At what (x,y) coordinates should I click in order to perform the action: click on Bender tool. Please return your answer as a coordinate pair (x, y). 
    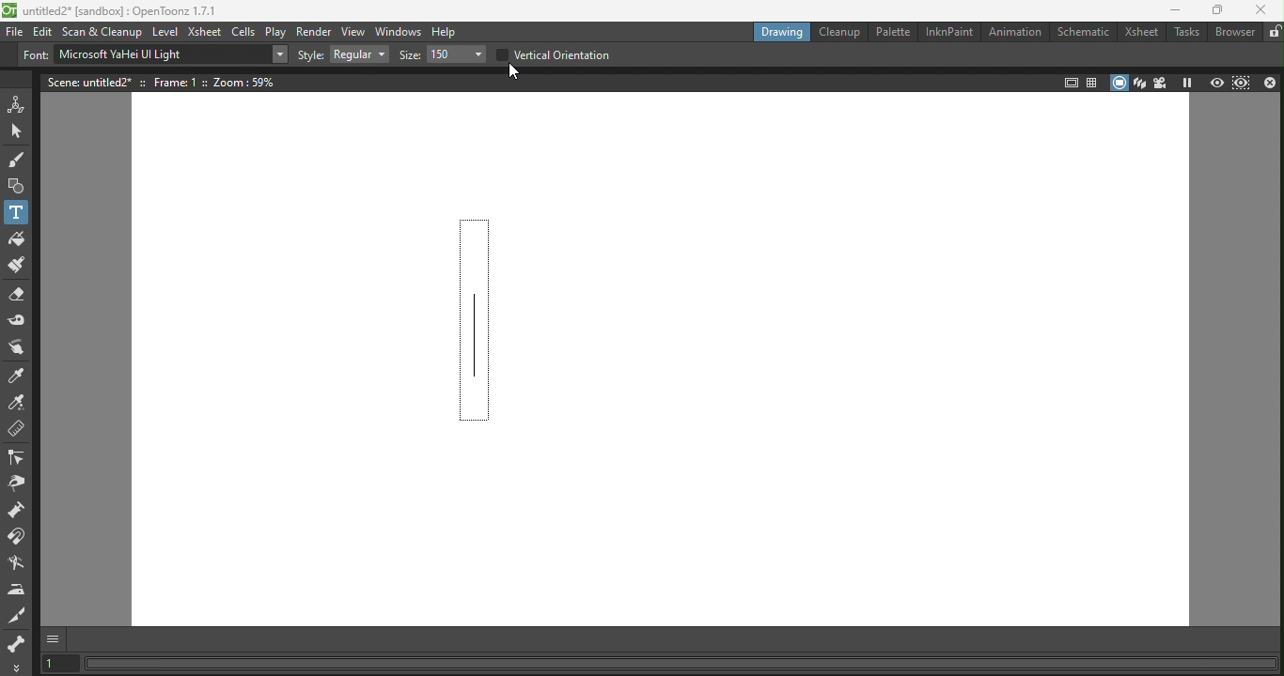
    Looking at the image, I should click on (17, 561).